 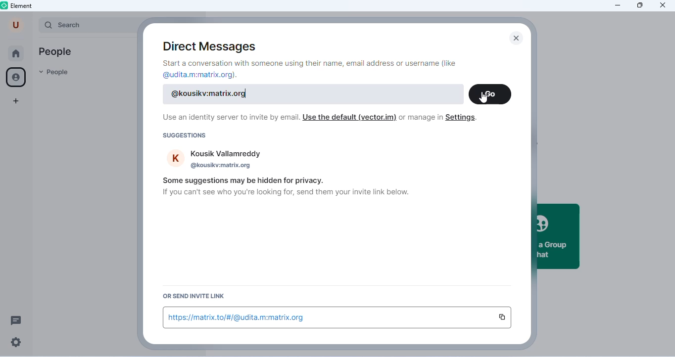 What do you see at coordinates (213, 46) in the screenshot?
I see `direct messages` at bounding box center [213, 46].